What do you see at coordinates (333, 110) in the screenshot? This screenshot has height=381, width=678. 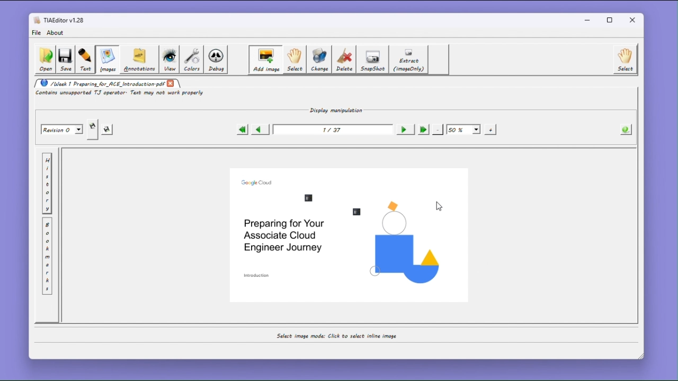 I see `Display manipulation` at bounding box center [333, 110].